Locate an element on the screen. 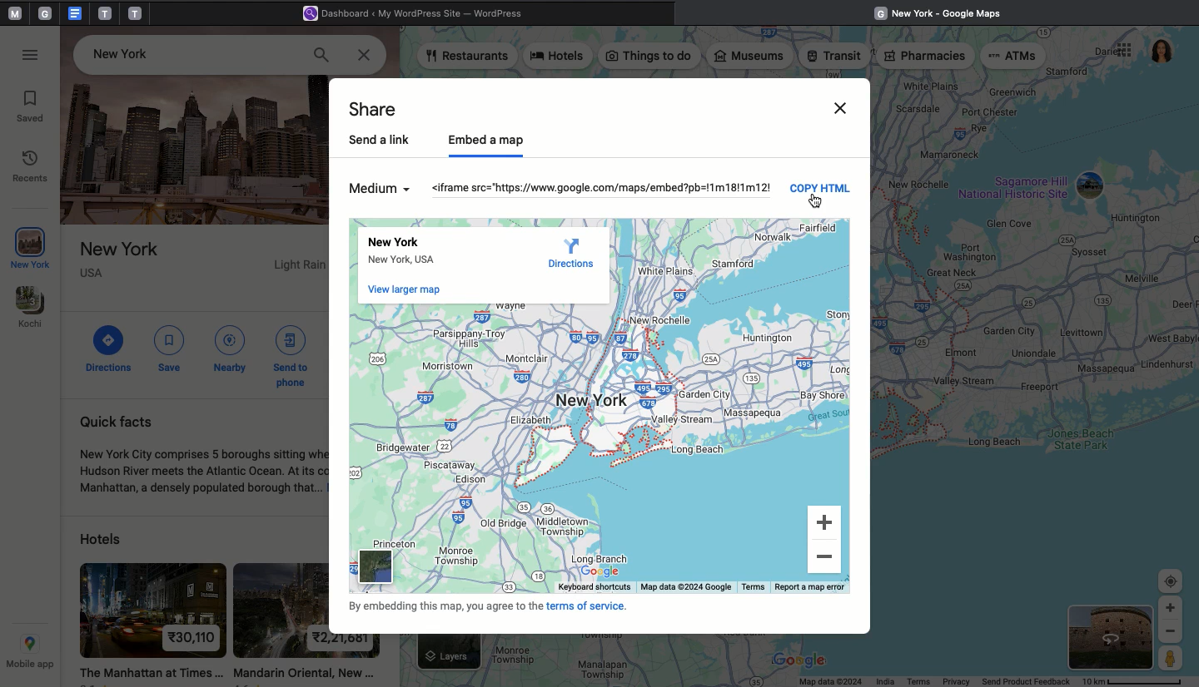 This screenshot has width=1199, height=687. Terms of service is located at coordinates (505, 605).